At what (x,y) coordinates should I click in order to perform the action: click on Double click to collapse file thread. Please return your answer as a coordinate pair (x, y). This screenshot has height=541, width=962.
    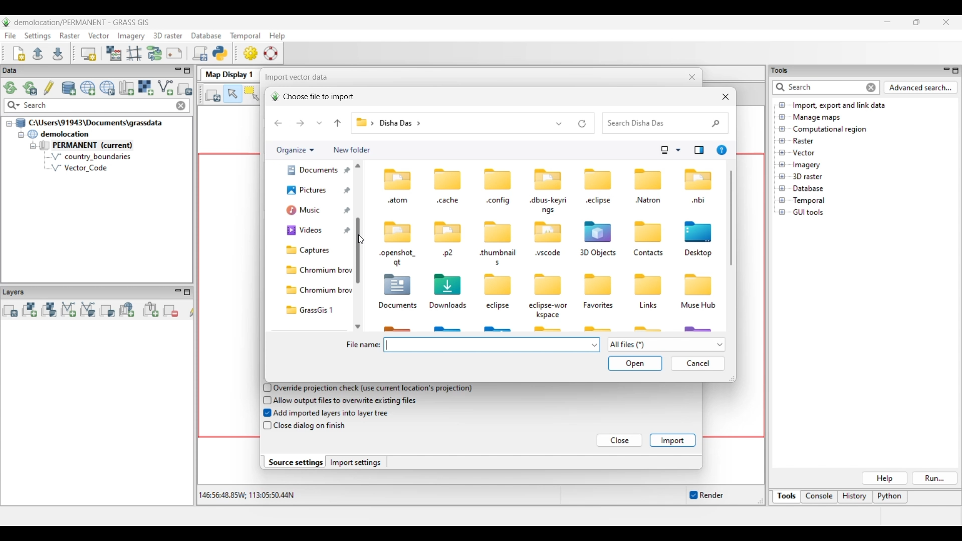
    Looking at the image, I should click on (89, 123).